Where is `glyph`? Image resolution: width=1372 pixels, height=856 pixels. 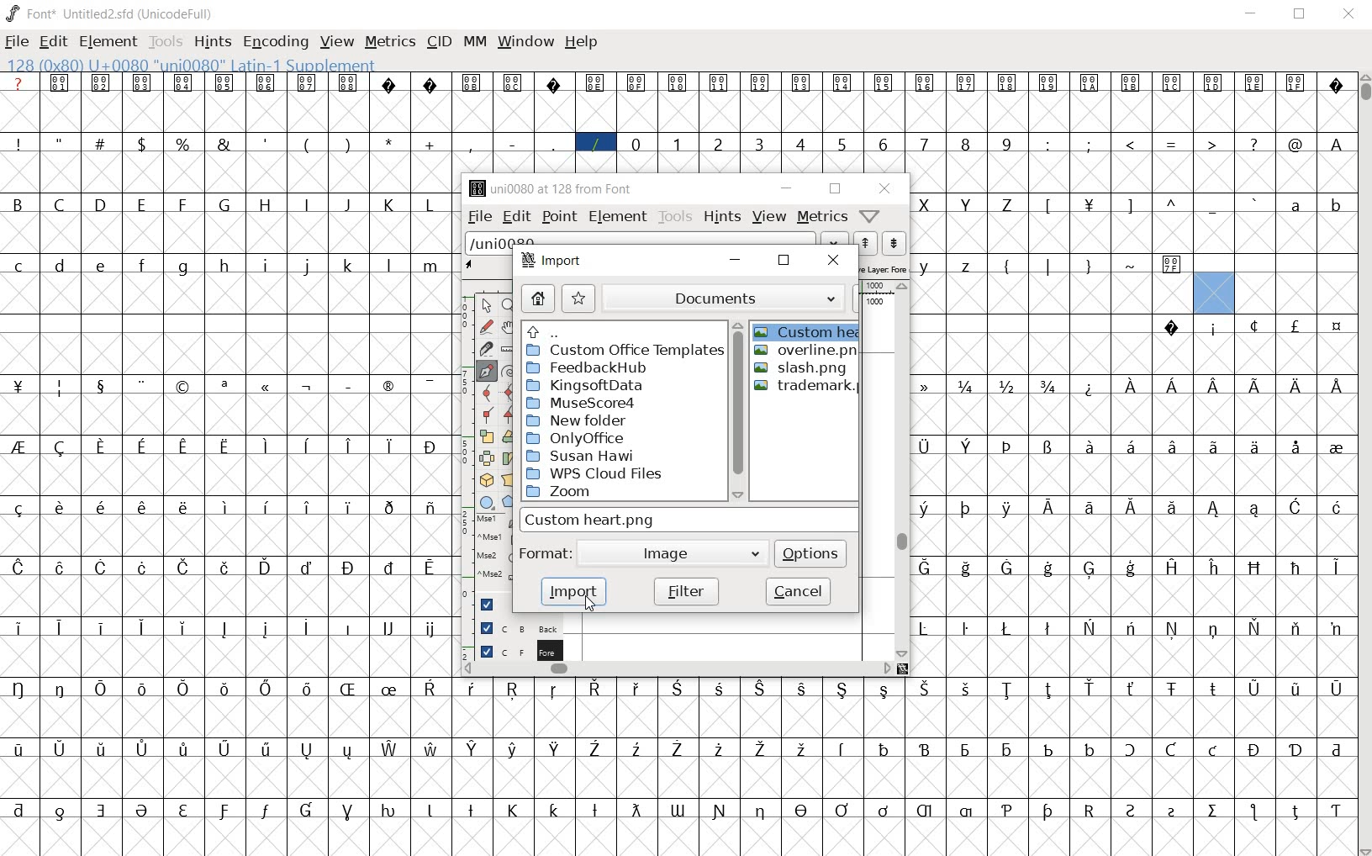 glyph is located at coordinates (348, 812).